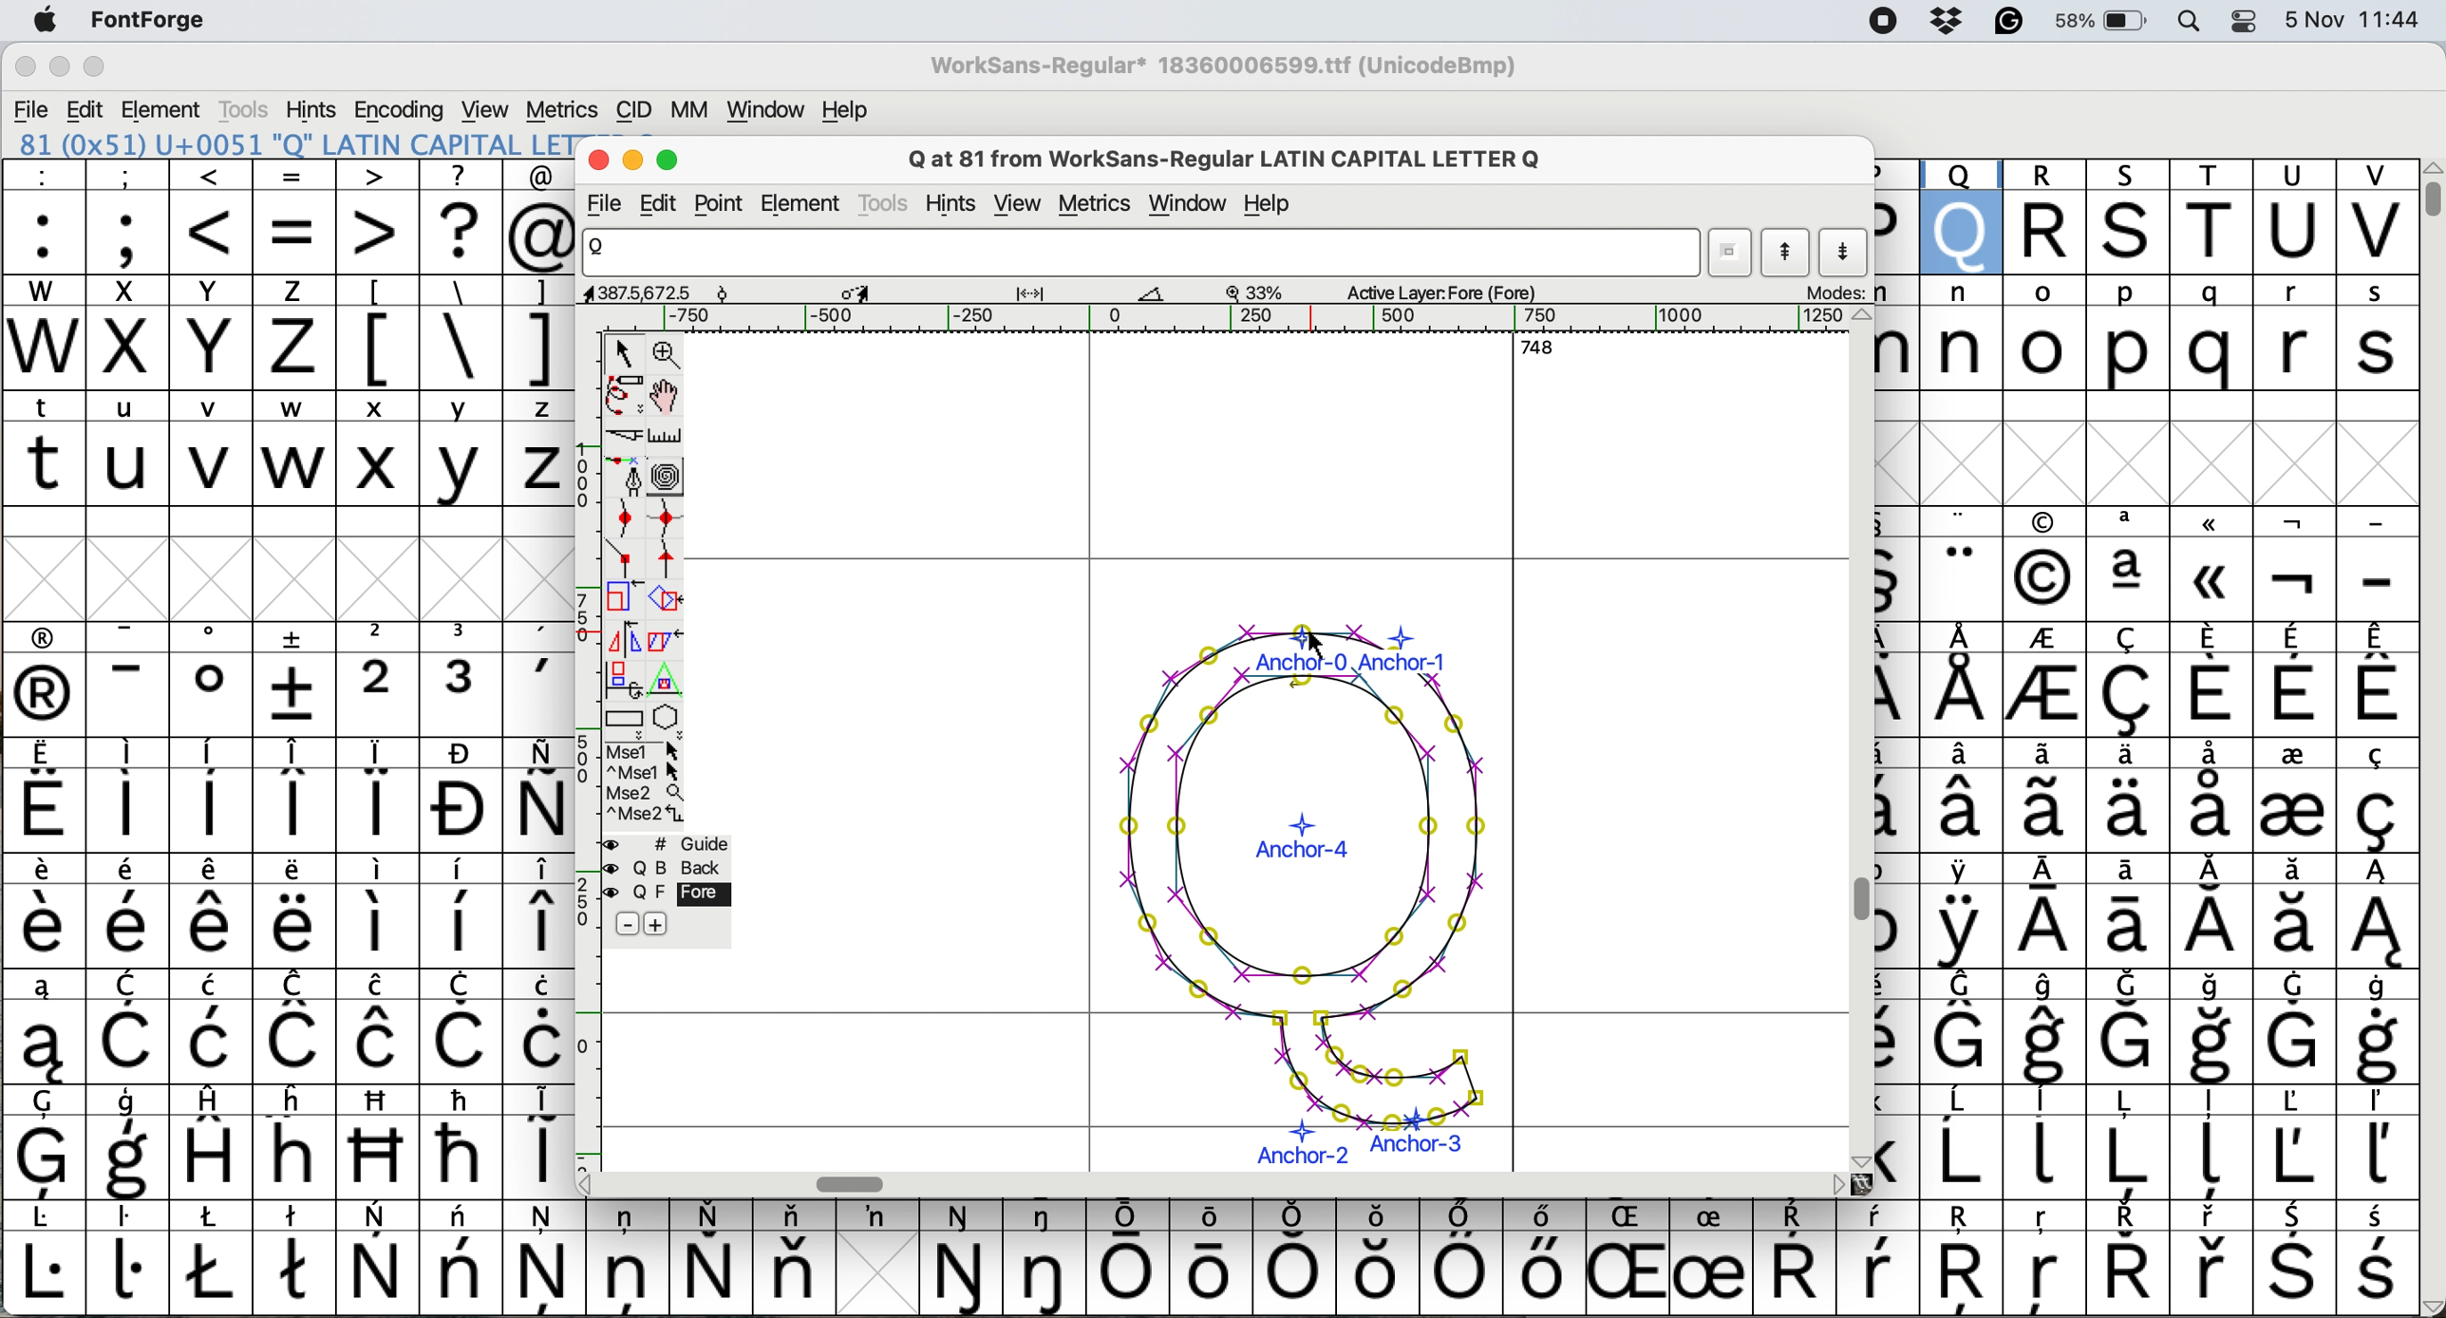  Describe the element at coordinates (1270, 204) in the screenshot. I see `help` at that location.